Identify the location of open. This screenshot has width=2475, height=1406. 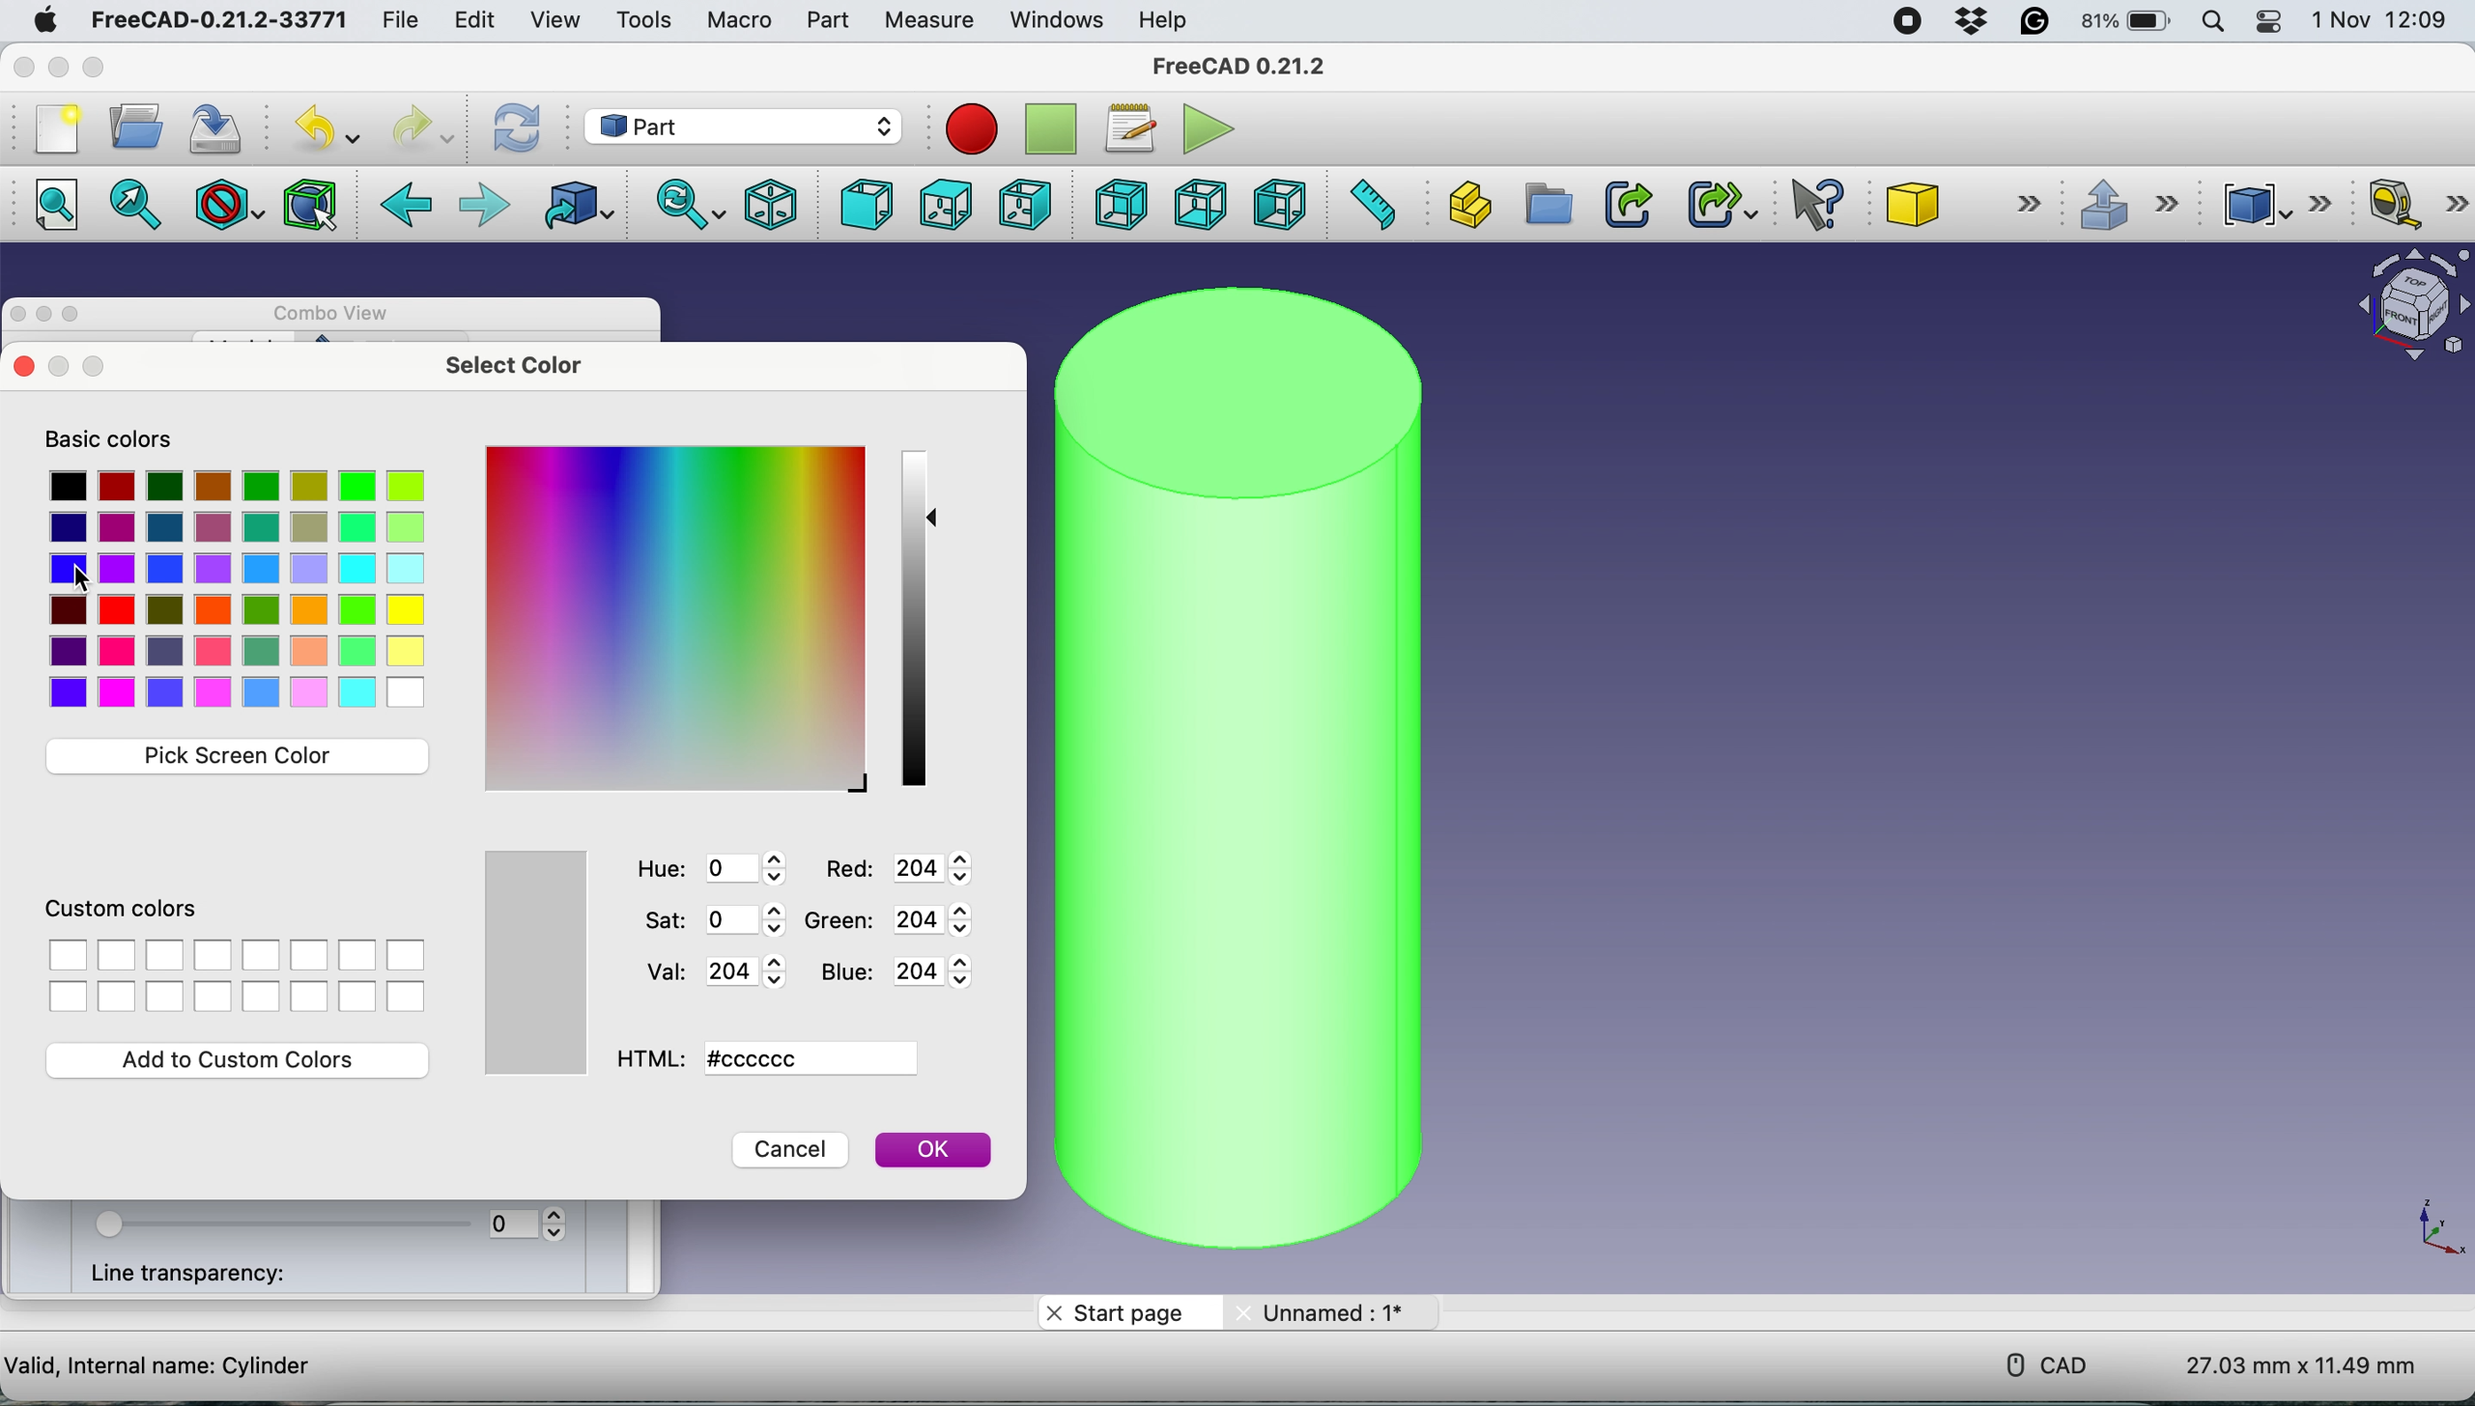
(132, 128).